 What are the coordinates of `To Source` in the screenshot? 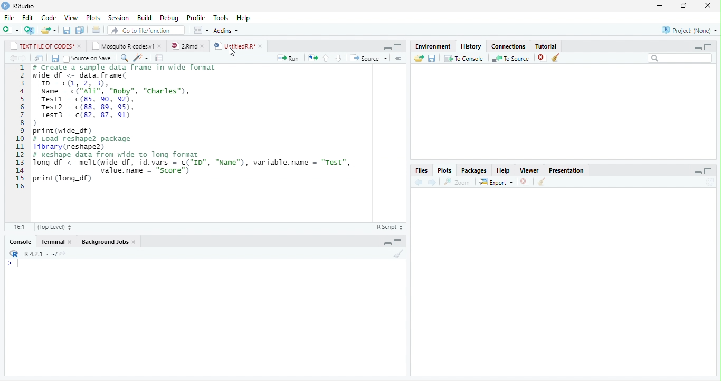 It's located at (511, 58).